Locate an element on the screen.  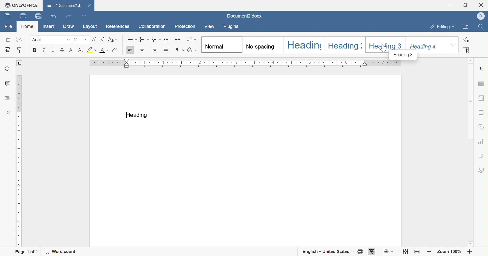
Set document language is located at coordinates (360, 251).